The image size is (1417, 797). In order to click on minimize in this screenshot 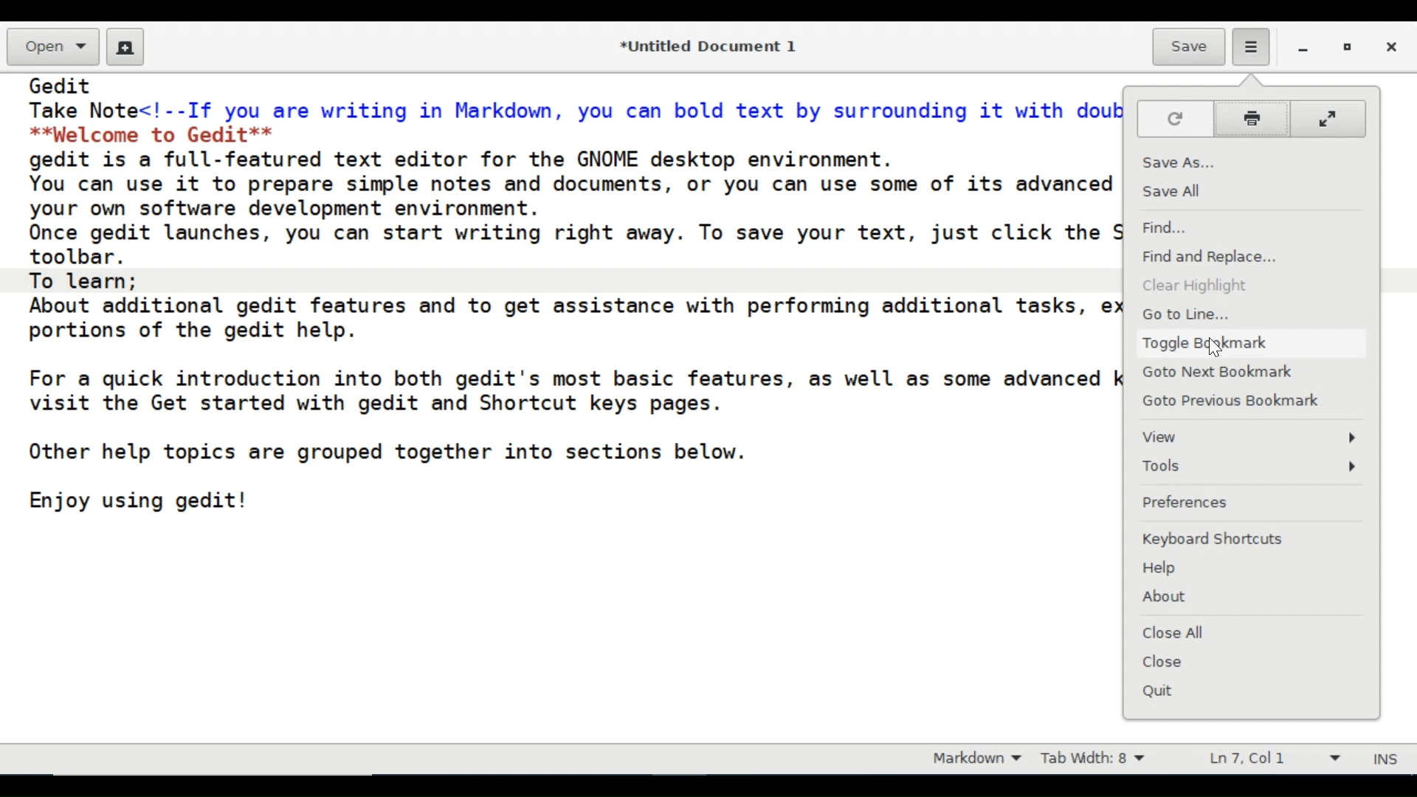, I will do `click(1305, 49)`.